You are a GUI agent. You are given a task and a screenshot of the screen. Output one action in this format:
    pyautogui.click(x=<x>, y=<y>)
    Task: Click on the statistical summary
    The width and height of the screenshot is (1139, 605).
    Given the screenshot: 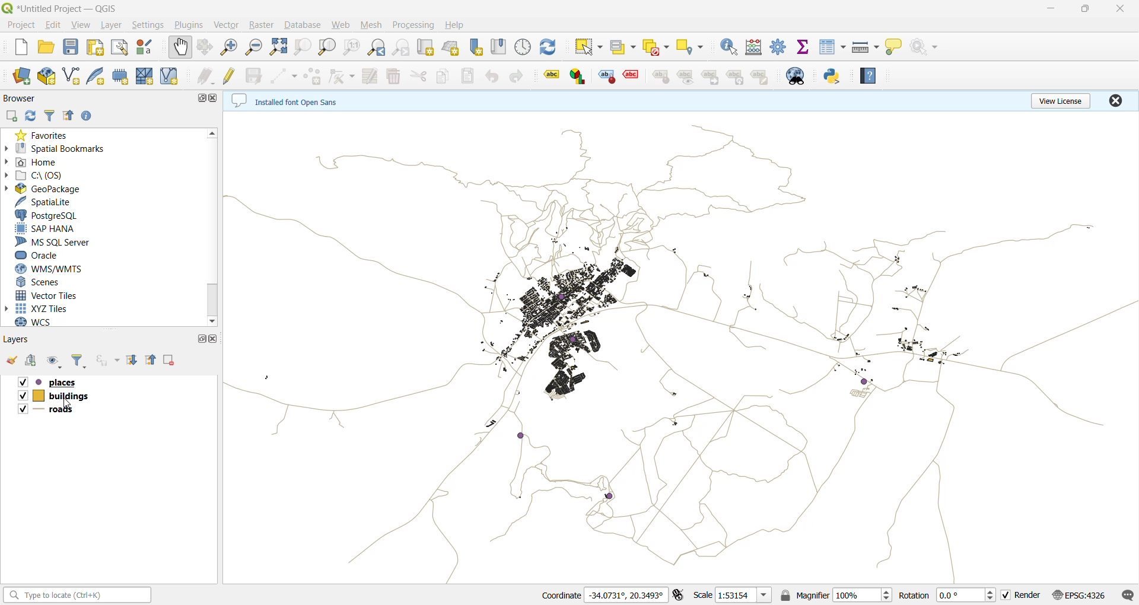 What is the action you would take?
    pyautogui.click(x=804, y=49)
    